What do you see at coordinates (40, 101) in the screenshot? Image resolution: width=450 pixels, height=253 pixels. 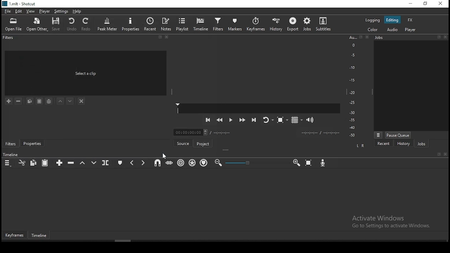 I see `paste a filter` at bounding box center [40, 101].